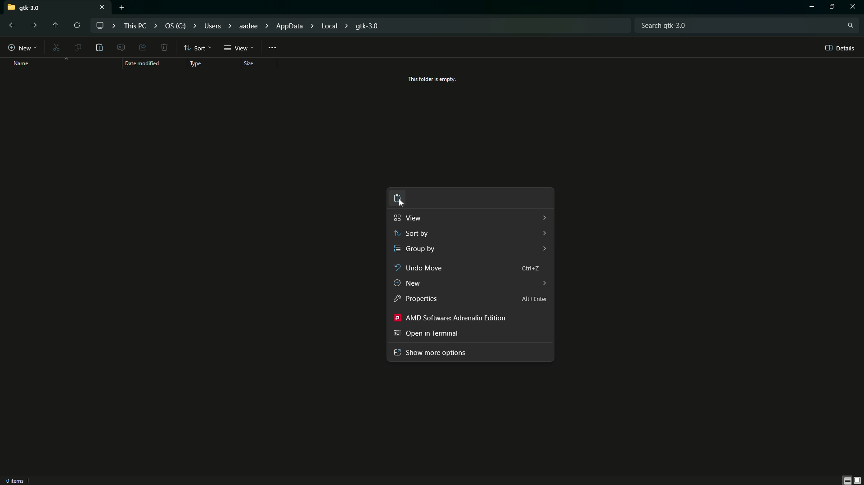 The width and height of the screenshot is (864, 485). What do you see at coordinates (243, 26) in the screenshot?
I see `File path` at bounding box center [243, 26].